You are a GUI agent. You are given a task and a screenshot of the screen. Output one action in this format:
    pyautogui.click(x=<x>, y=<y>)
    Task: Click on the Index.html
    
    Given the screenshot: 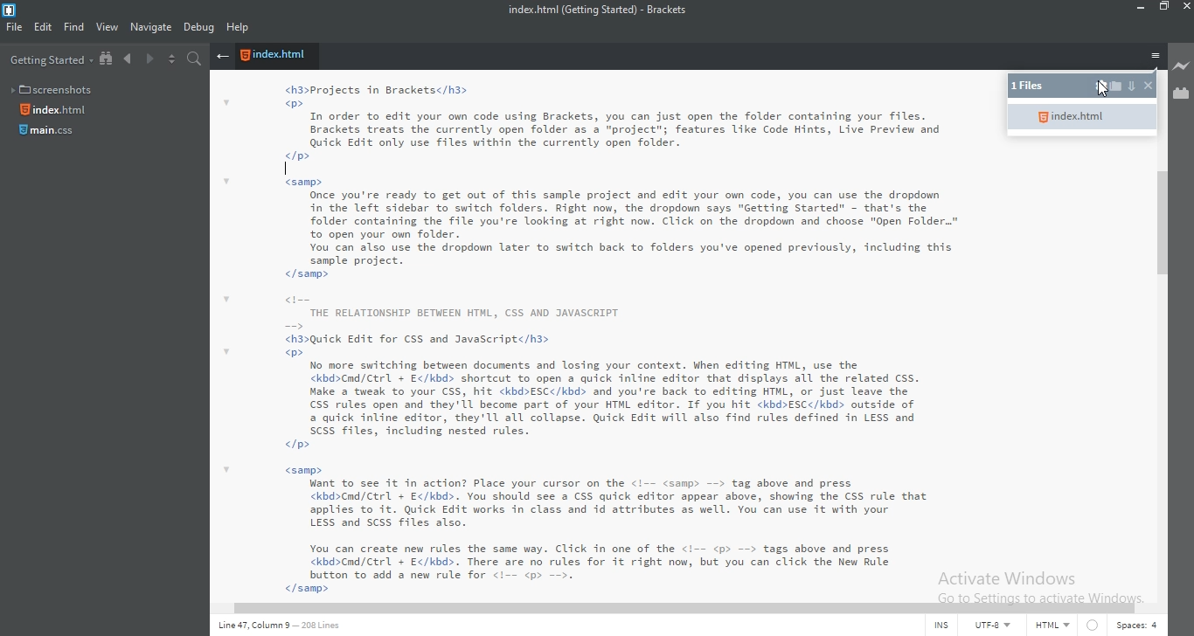 What is the action you would take?
    pyautogui.click(x=56, y=110)
    